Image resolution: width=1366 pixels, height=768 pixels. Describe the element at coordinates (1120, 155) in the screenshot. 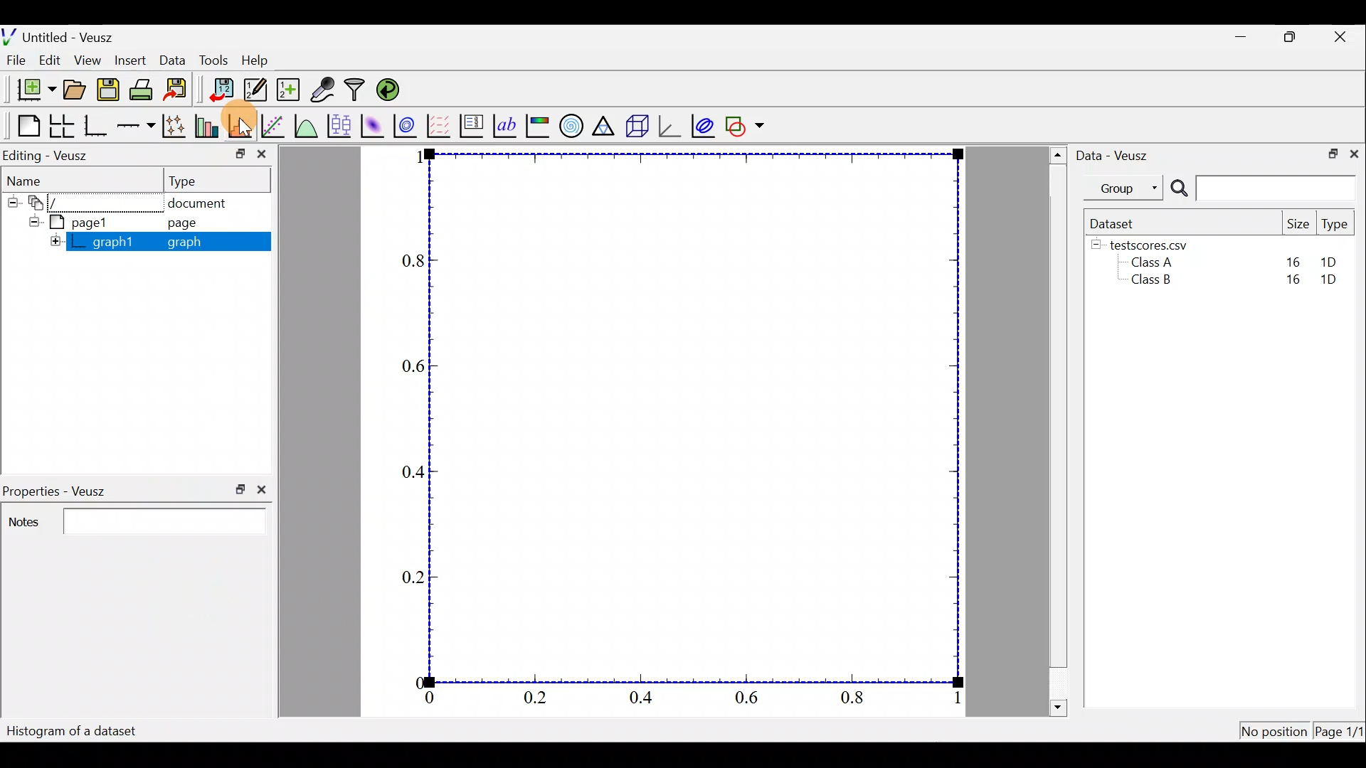

I see `Data - Veusz` at that location.